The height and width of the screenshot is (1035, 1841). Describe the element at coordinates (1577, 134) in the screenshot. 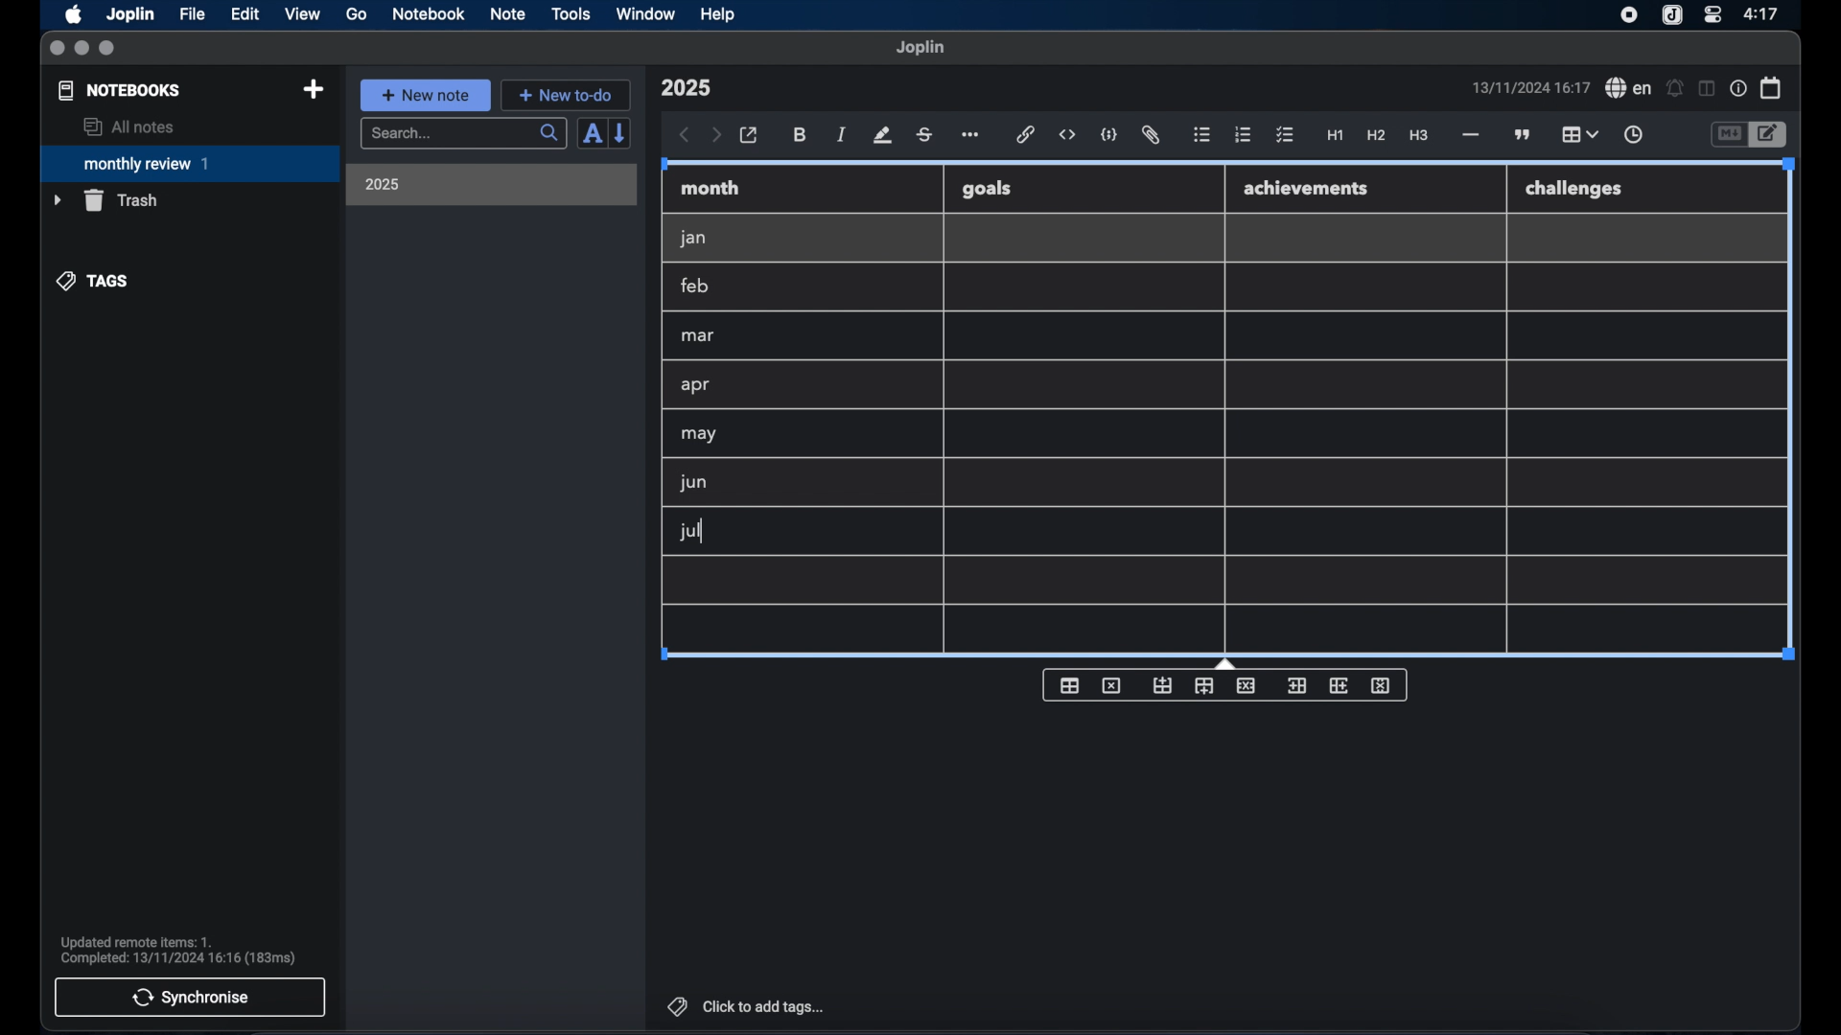

I see `table highlighted` at that location.